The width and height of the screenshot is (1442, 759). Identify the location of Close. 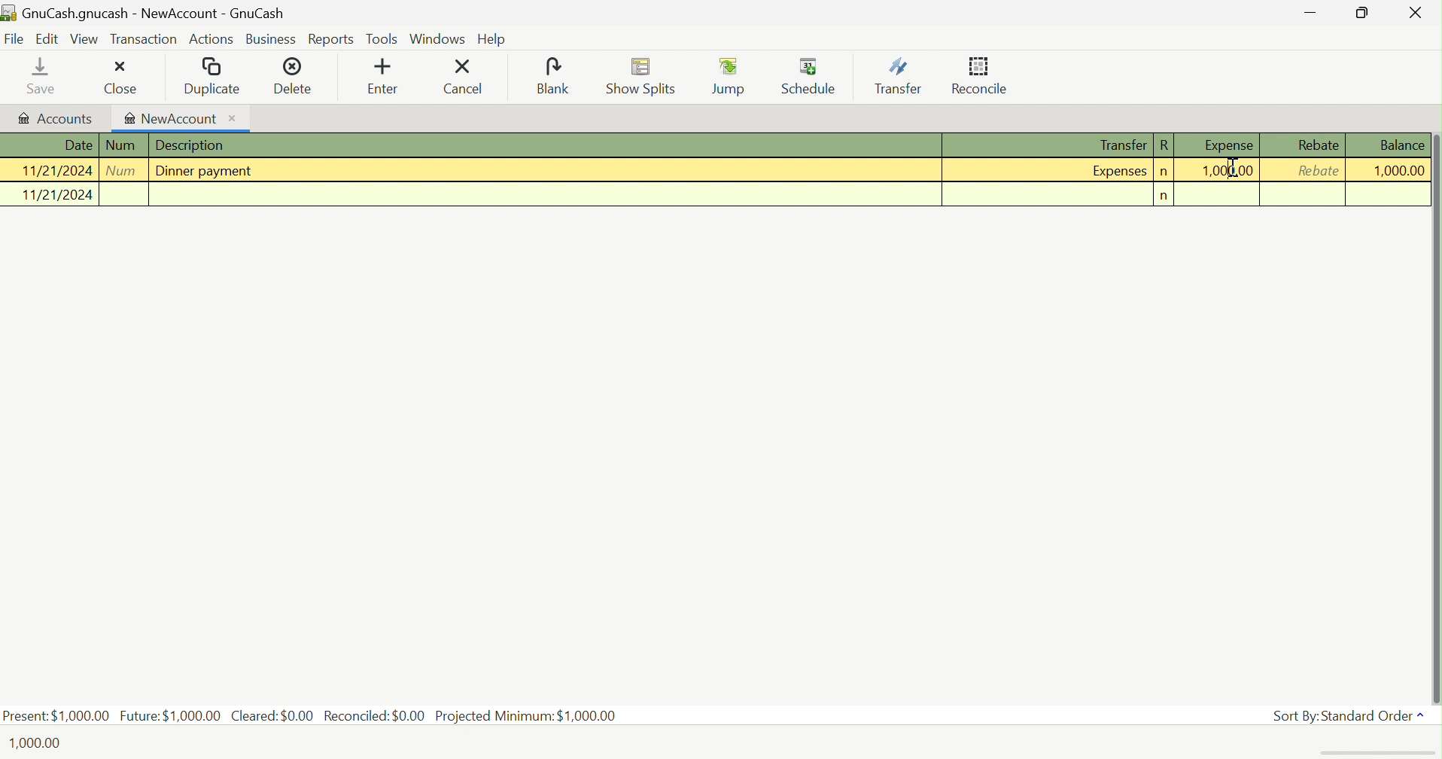
(1413, 12).